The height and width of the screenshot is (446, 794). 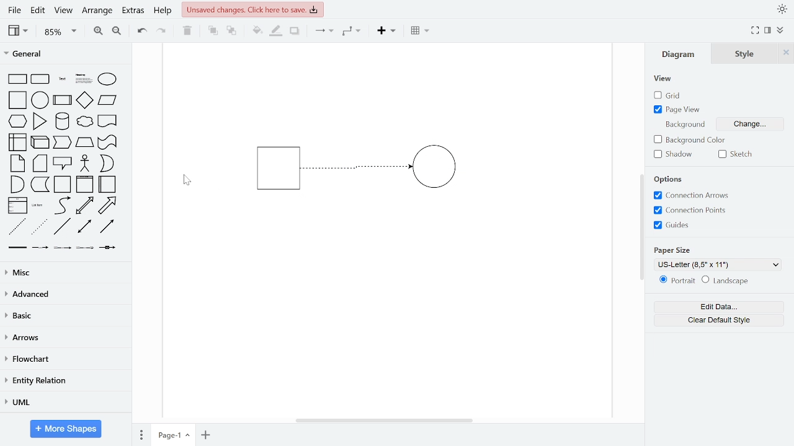 What do you see at coordinates (663, 78) in the screenshot?
I see `view` at bounding box center [663, 78].